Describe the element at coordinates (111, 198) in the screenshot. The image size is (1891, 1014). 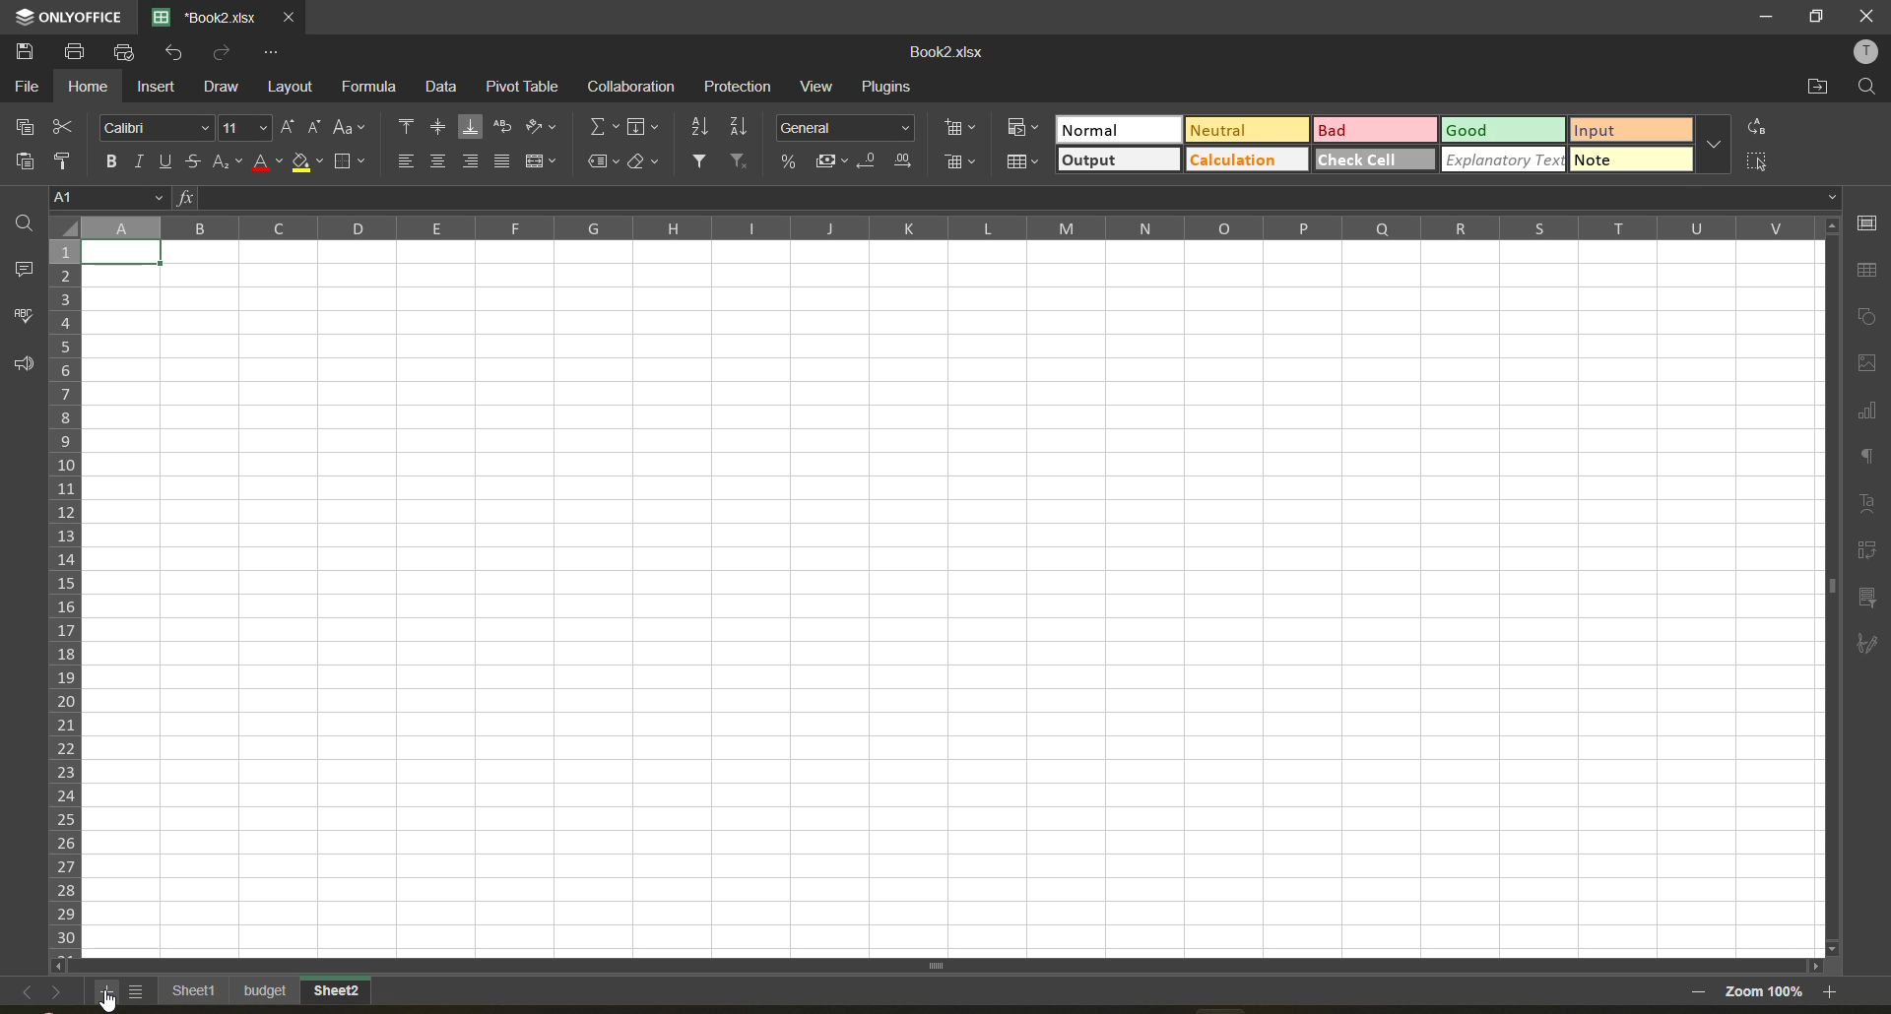
I see `cell address` at that location.